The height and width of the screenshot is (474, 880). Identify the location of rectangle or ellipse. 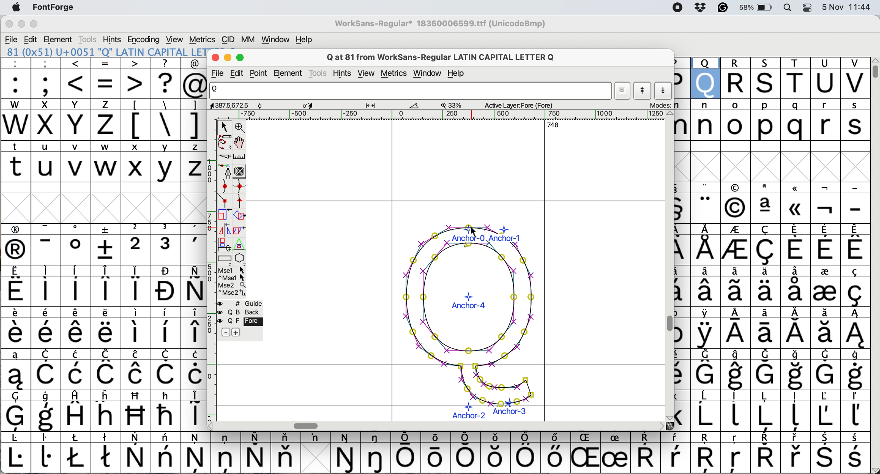
(225, 260).